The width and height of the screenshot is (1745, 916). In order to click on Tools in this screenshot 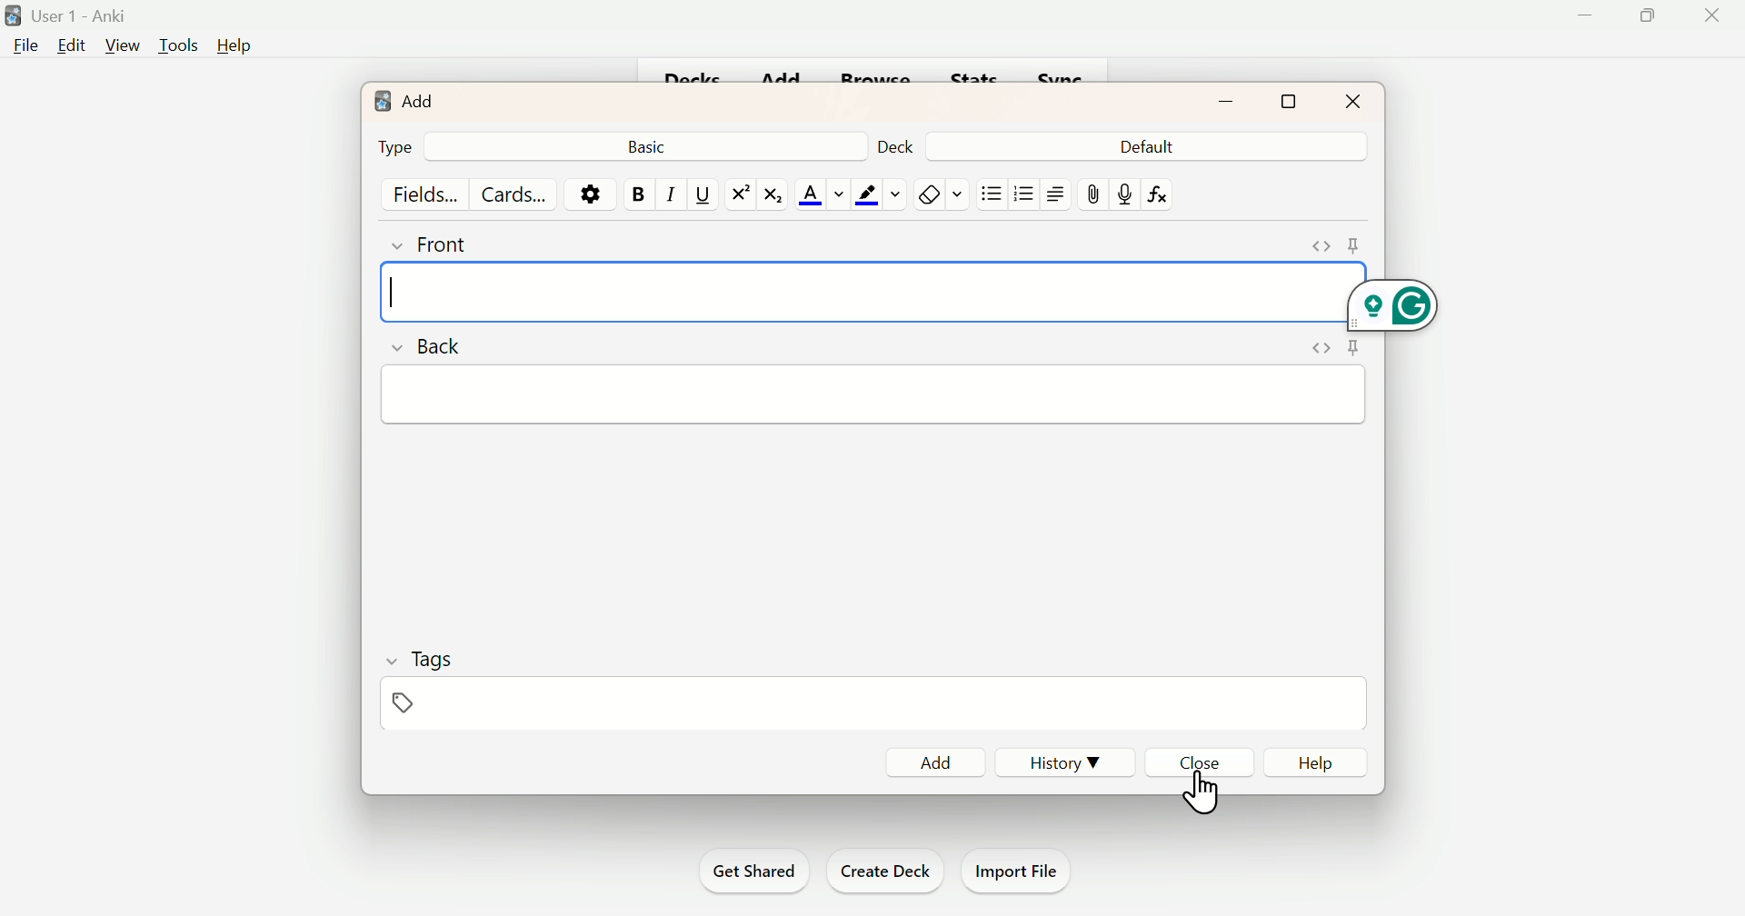, I will do `click(176, 46)`.